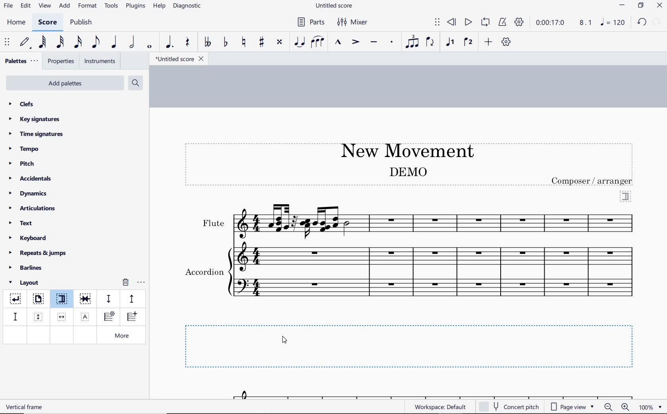 This screenshot has width=667, height=414. What do you see at coordinates (318, 42) in the screenshot?
I see `slur` at bounding box center [318, 42].